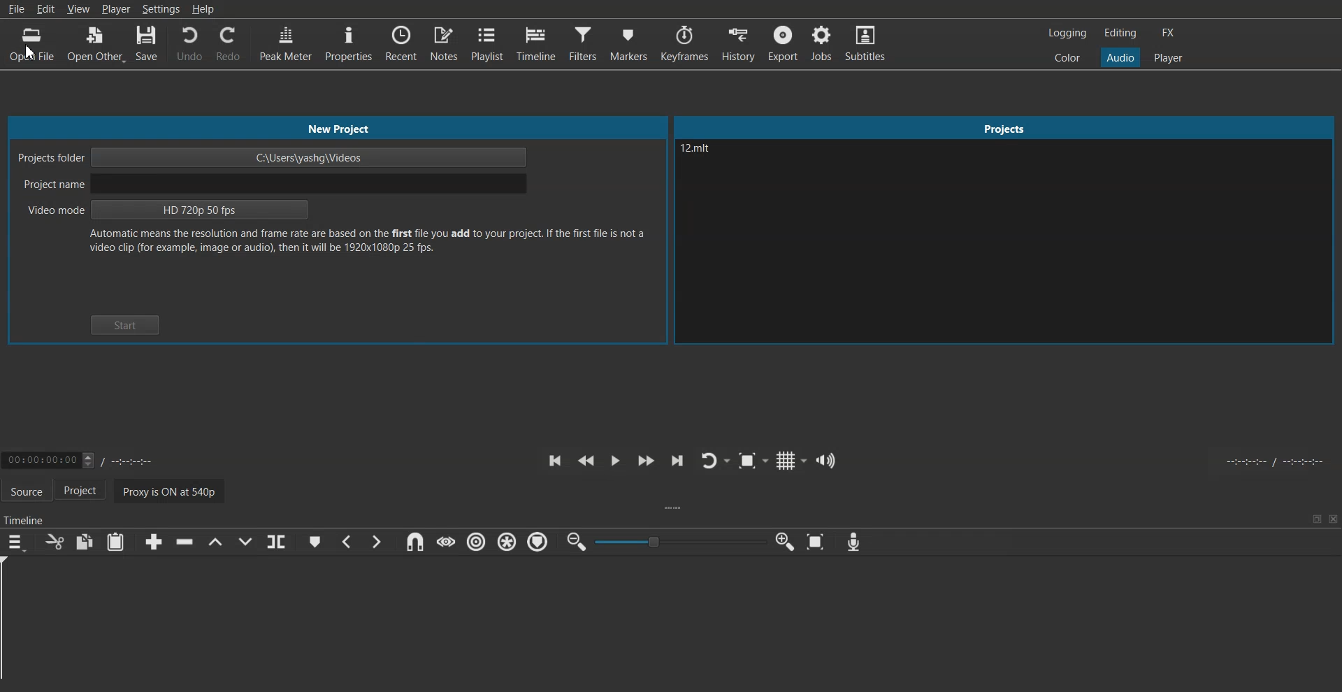 The image size is (1342, 692). Describe the element at coordinates (161, 8) in the screenshot. I see `Settings` at that location.